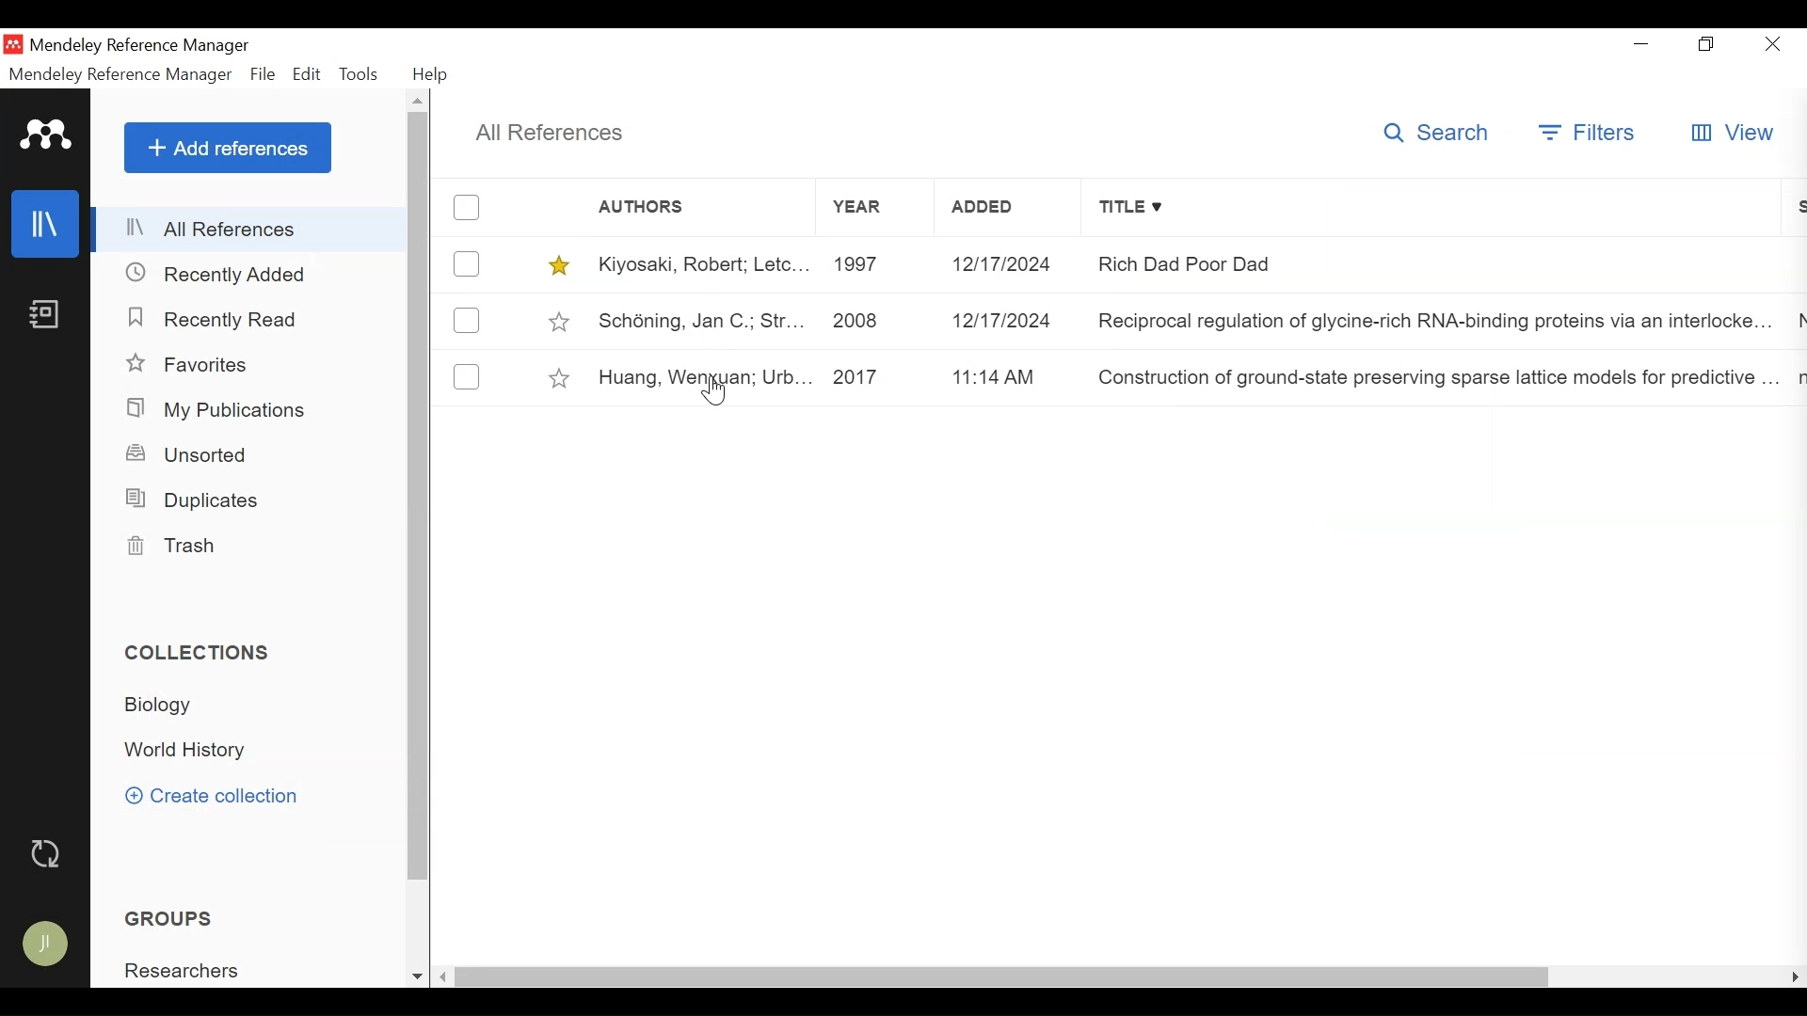  Describe the element at coordinates (218, 795) in the screenshot. I see `Create Collection` at that location.